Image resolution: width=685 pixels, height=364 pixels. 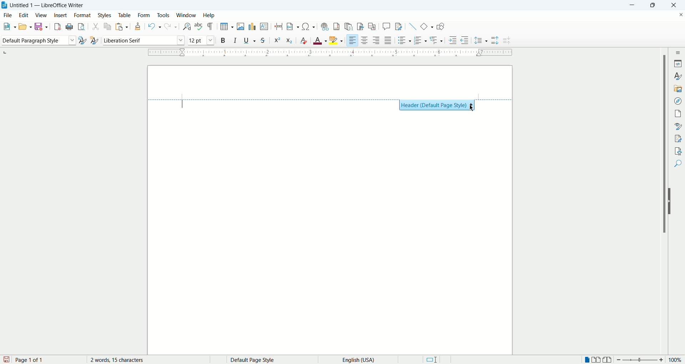 What do you see at coordinates (210, 26) in the screenshot?
I see `formatting marks` at bounding box center [210, 26].